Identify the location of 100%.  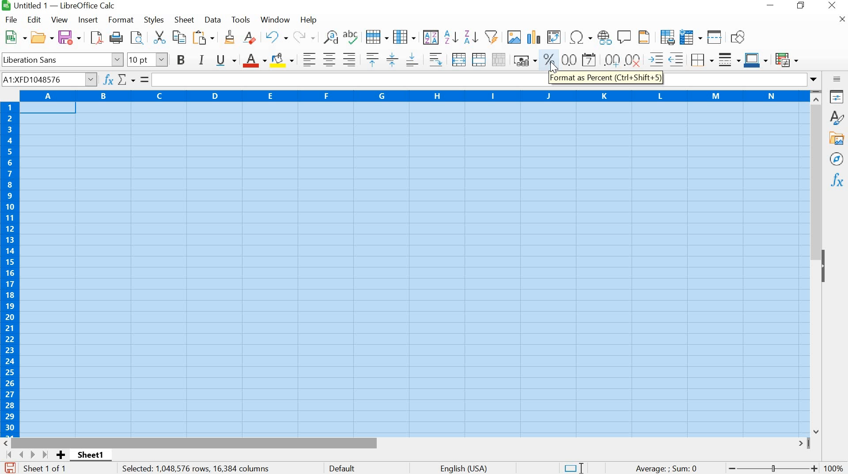
(832, 466).